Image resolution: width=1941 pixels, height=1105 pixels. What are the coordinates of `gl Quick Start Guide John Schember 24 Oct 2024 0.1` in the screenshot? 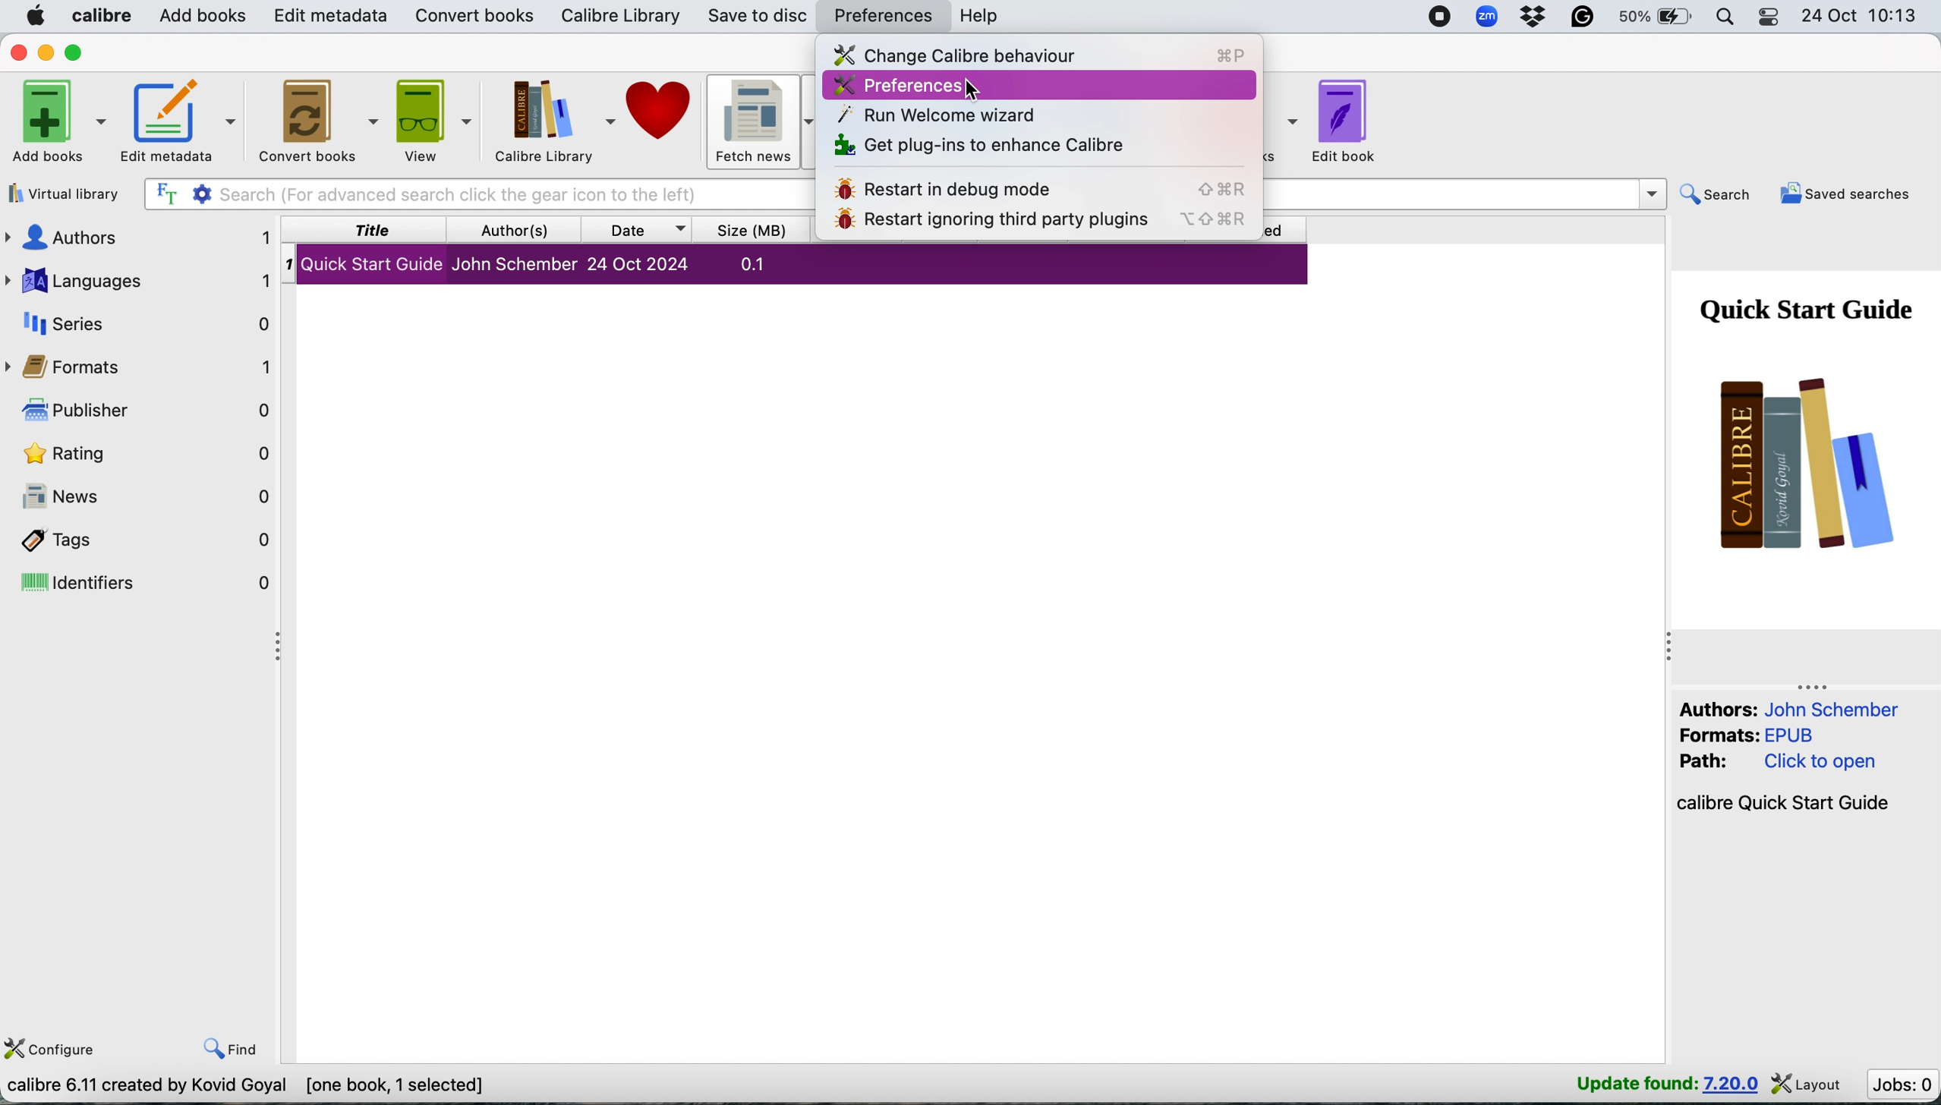 It's located at (550, 267).